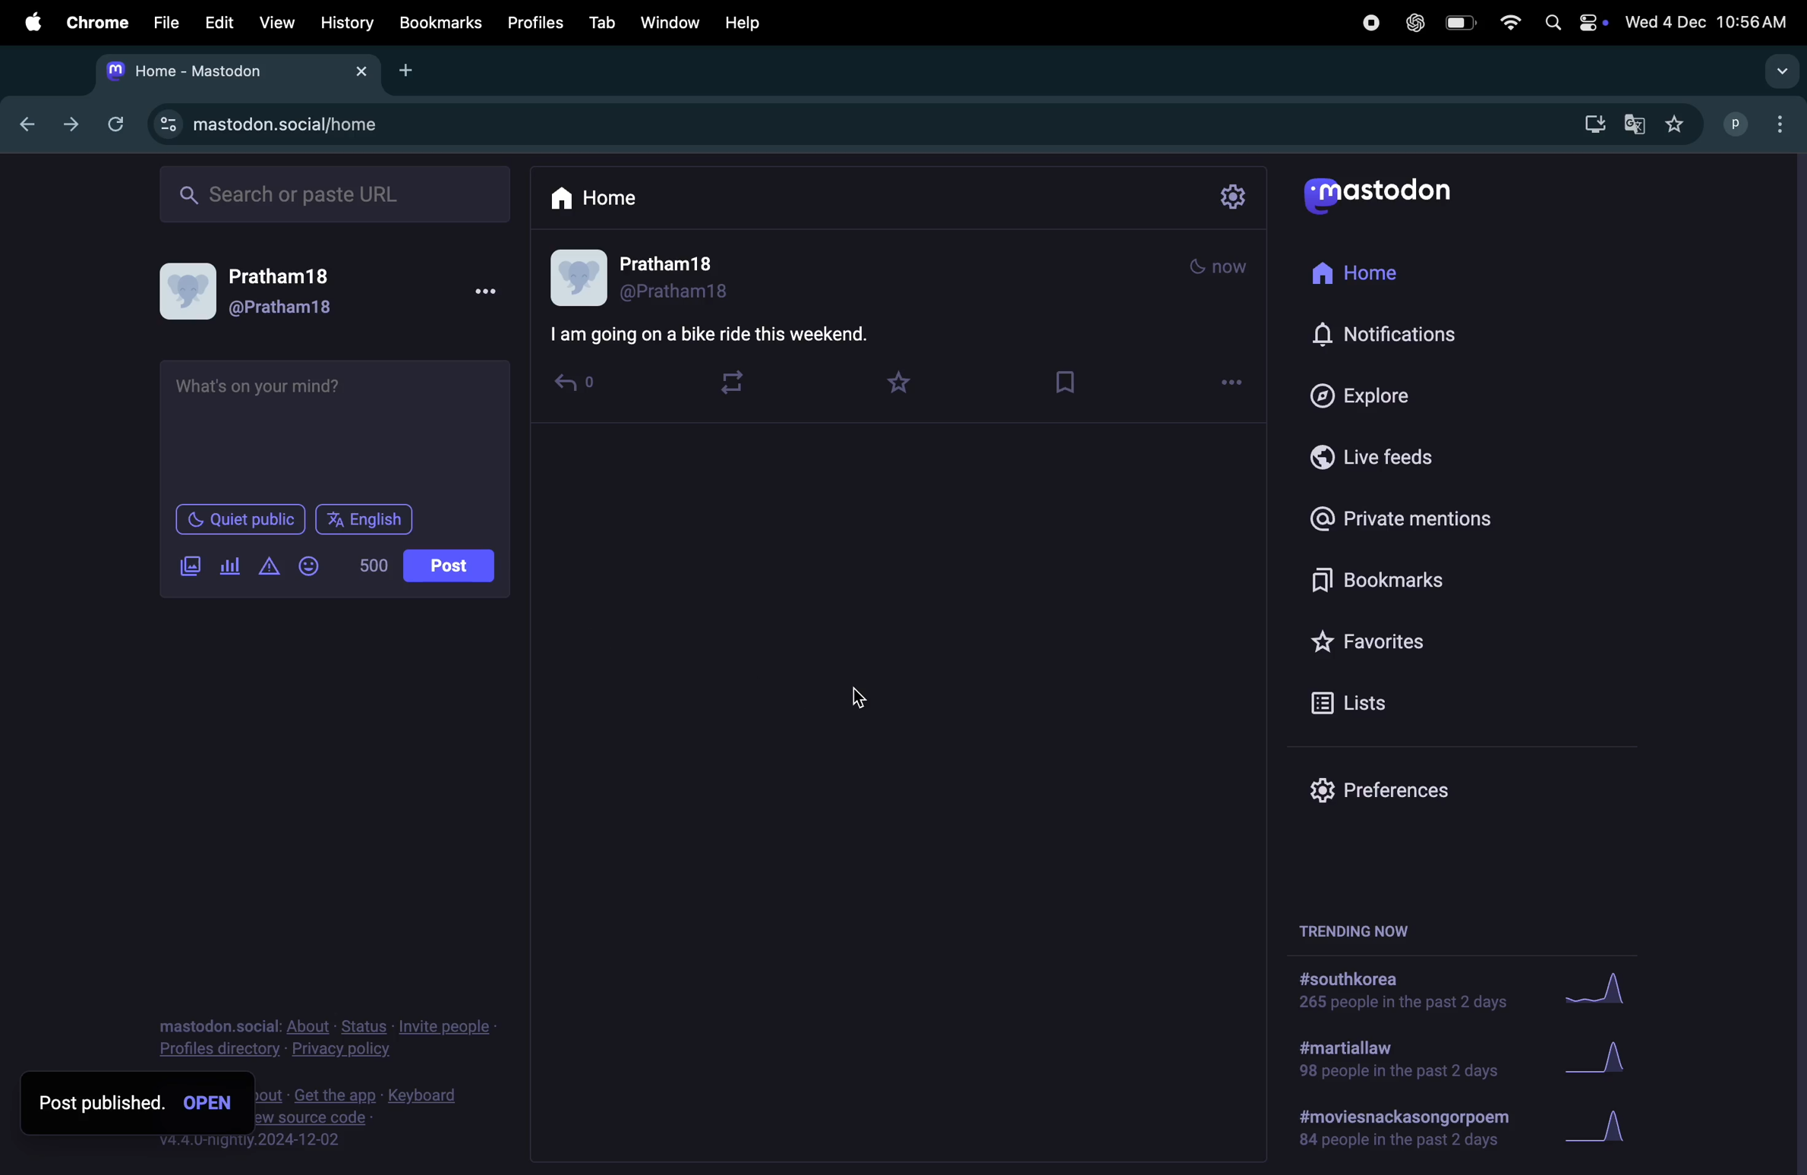 This screenshot has height=1175, width=1807. What do you see at coordinates (905, 382) in the screenshot?
I see `favourites` at bounding box center [905, 382].